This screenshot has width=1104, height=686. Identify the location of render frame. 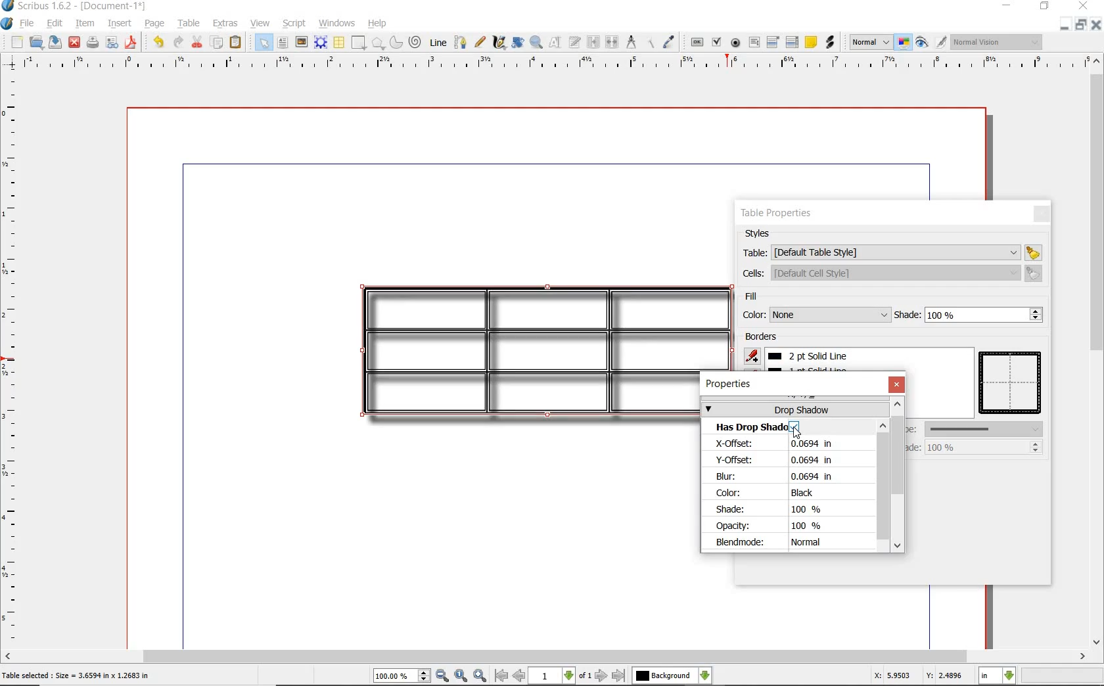
(321, 43).